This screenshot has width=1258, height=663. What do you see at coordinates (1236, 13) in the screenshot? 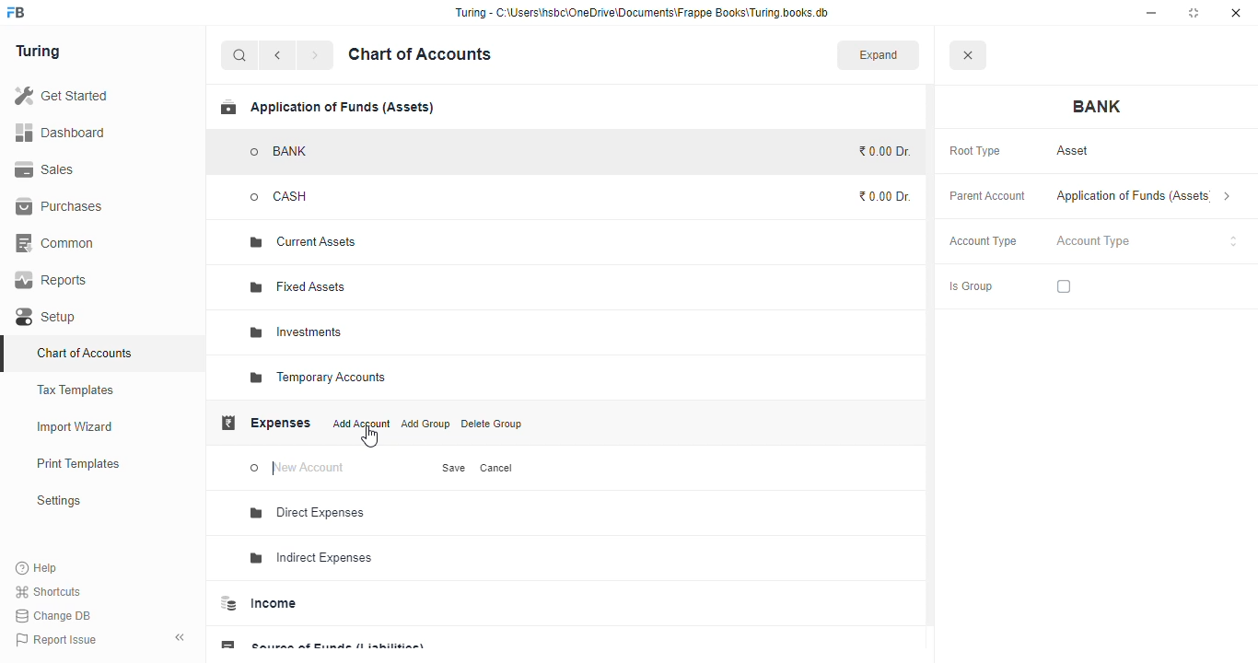
I see `close` at bounding box center [1236, 13].